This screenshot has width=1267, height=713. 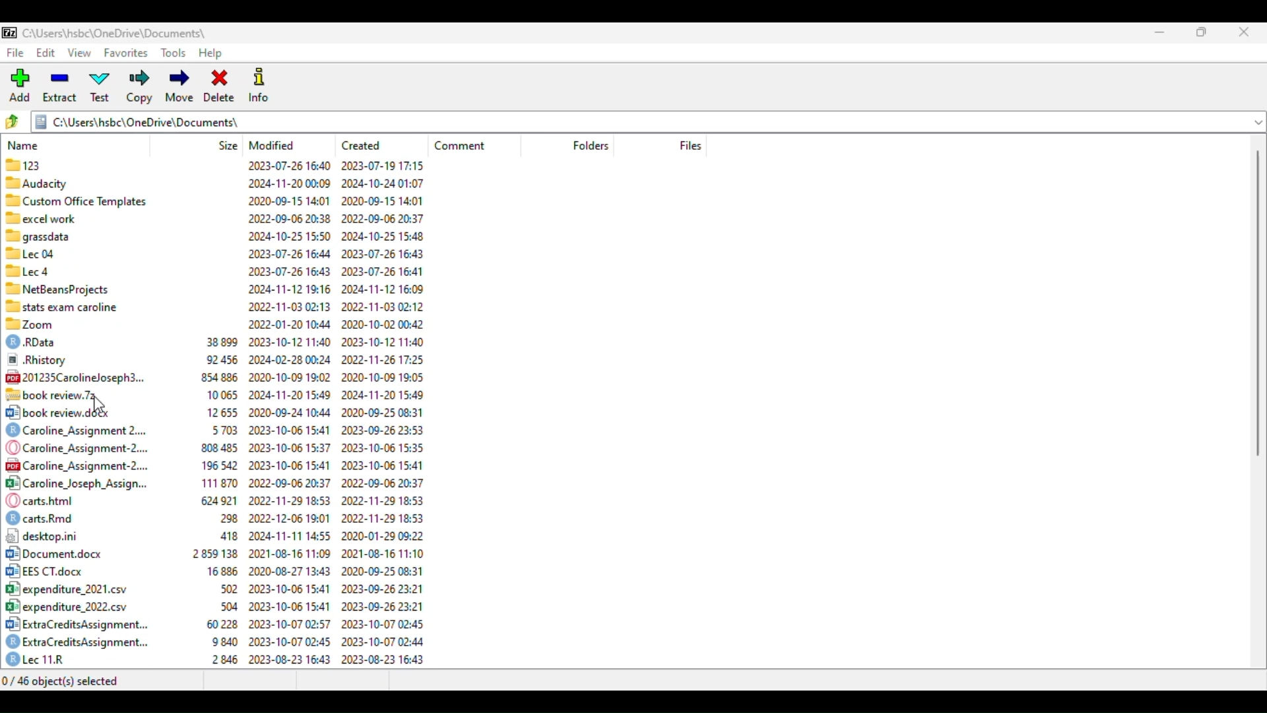 What do you see at coordinates (127, 53) in the screenshot?
I see `favorites` at bounding box center [127, 53].